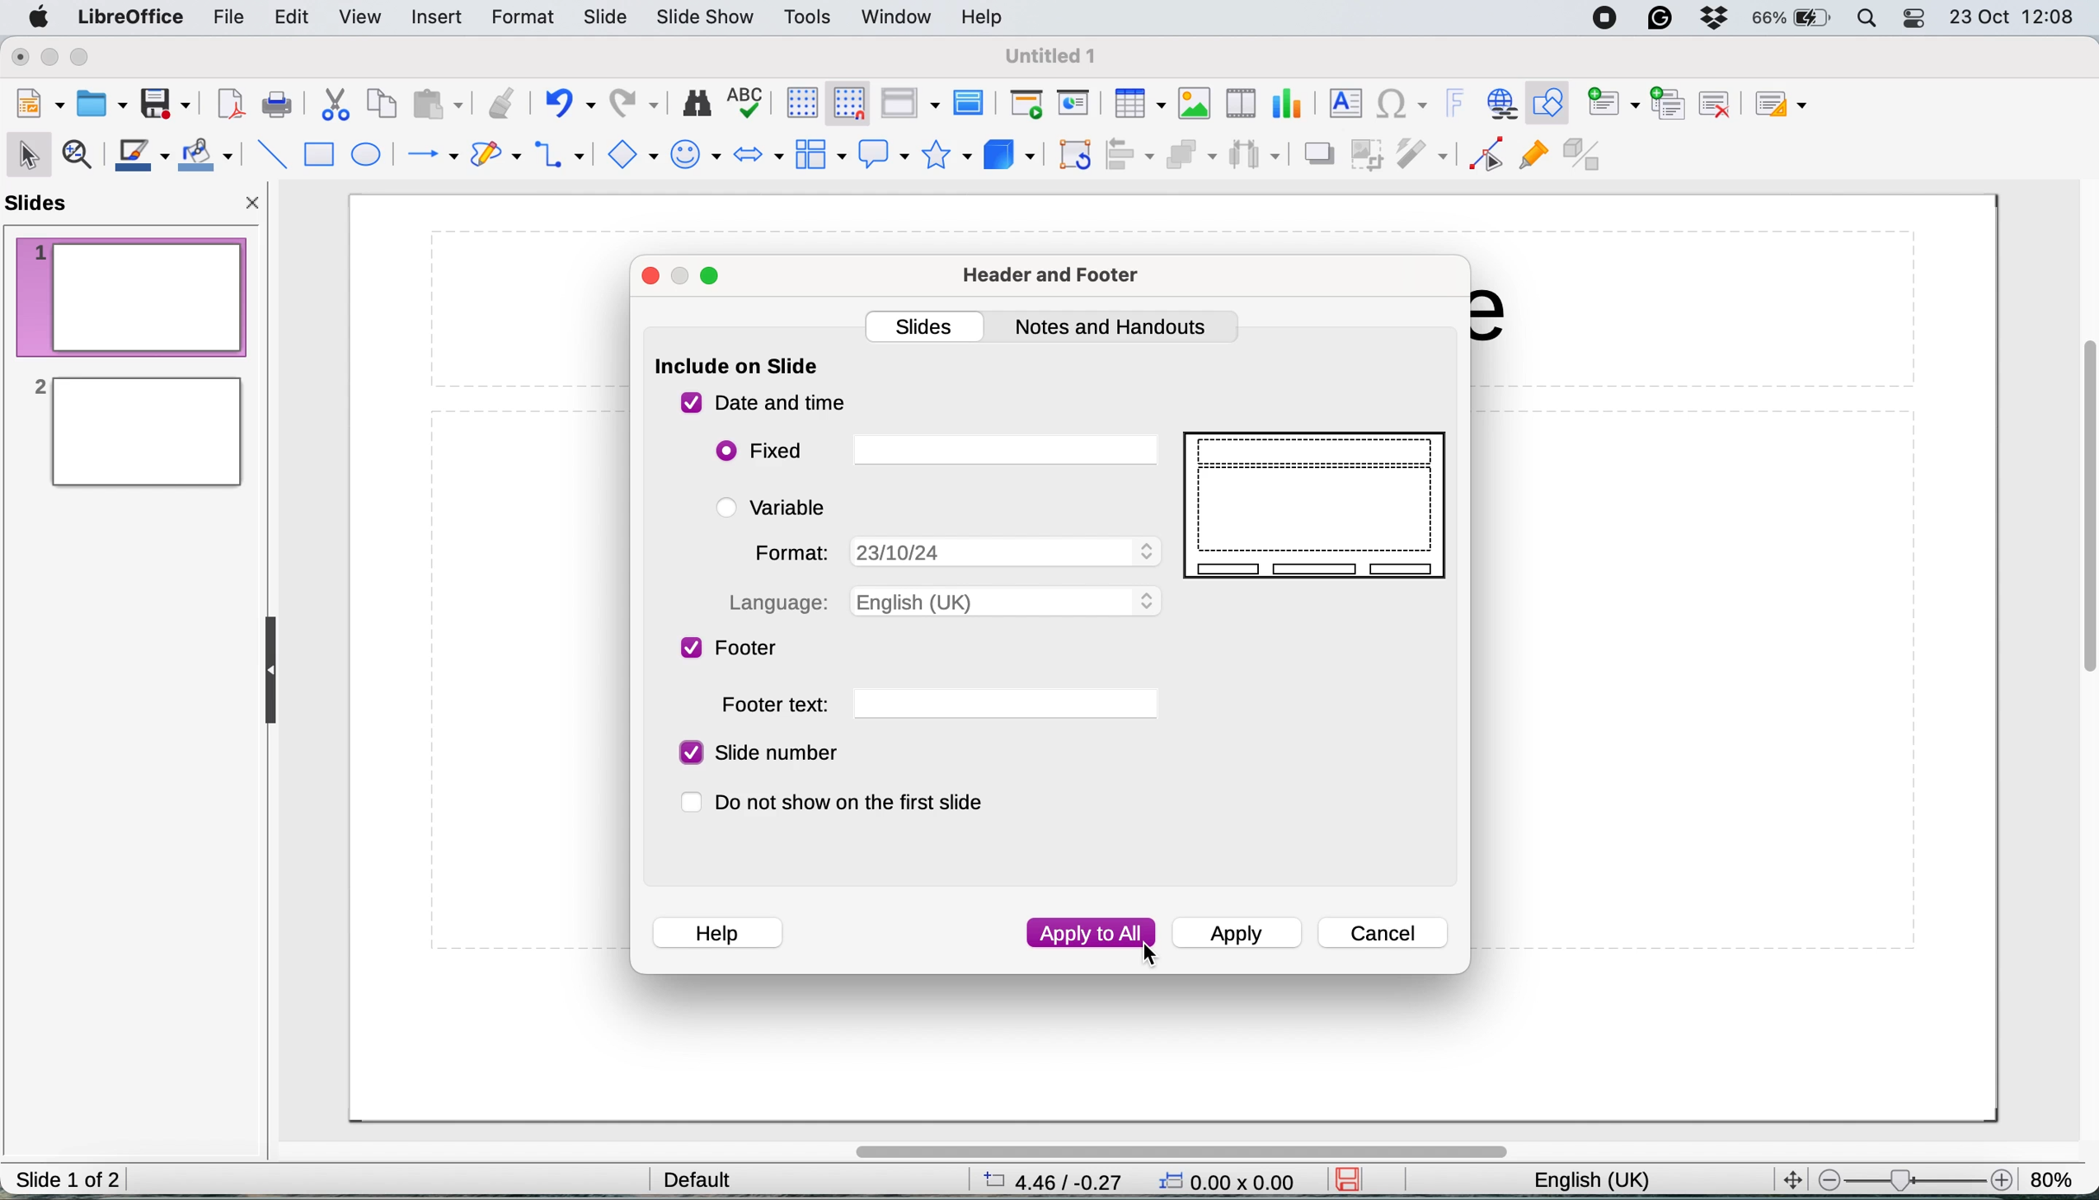  Describe the element at coordinates (337, 108) in the screenshot. I see `cut` at that location.